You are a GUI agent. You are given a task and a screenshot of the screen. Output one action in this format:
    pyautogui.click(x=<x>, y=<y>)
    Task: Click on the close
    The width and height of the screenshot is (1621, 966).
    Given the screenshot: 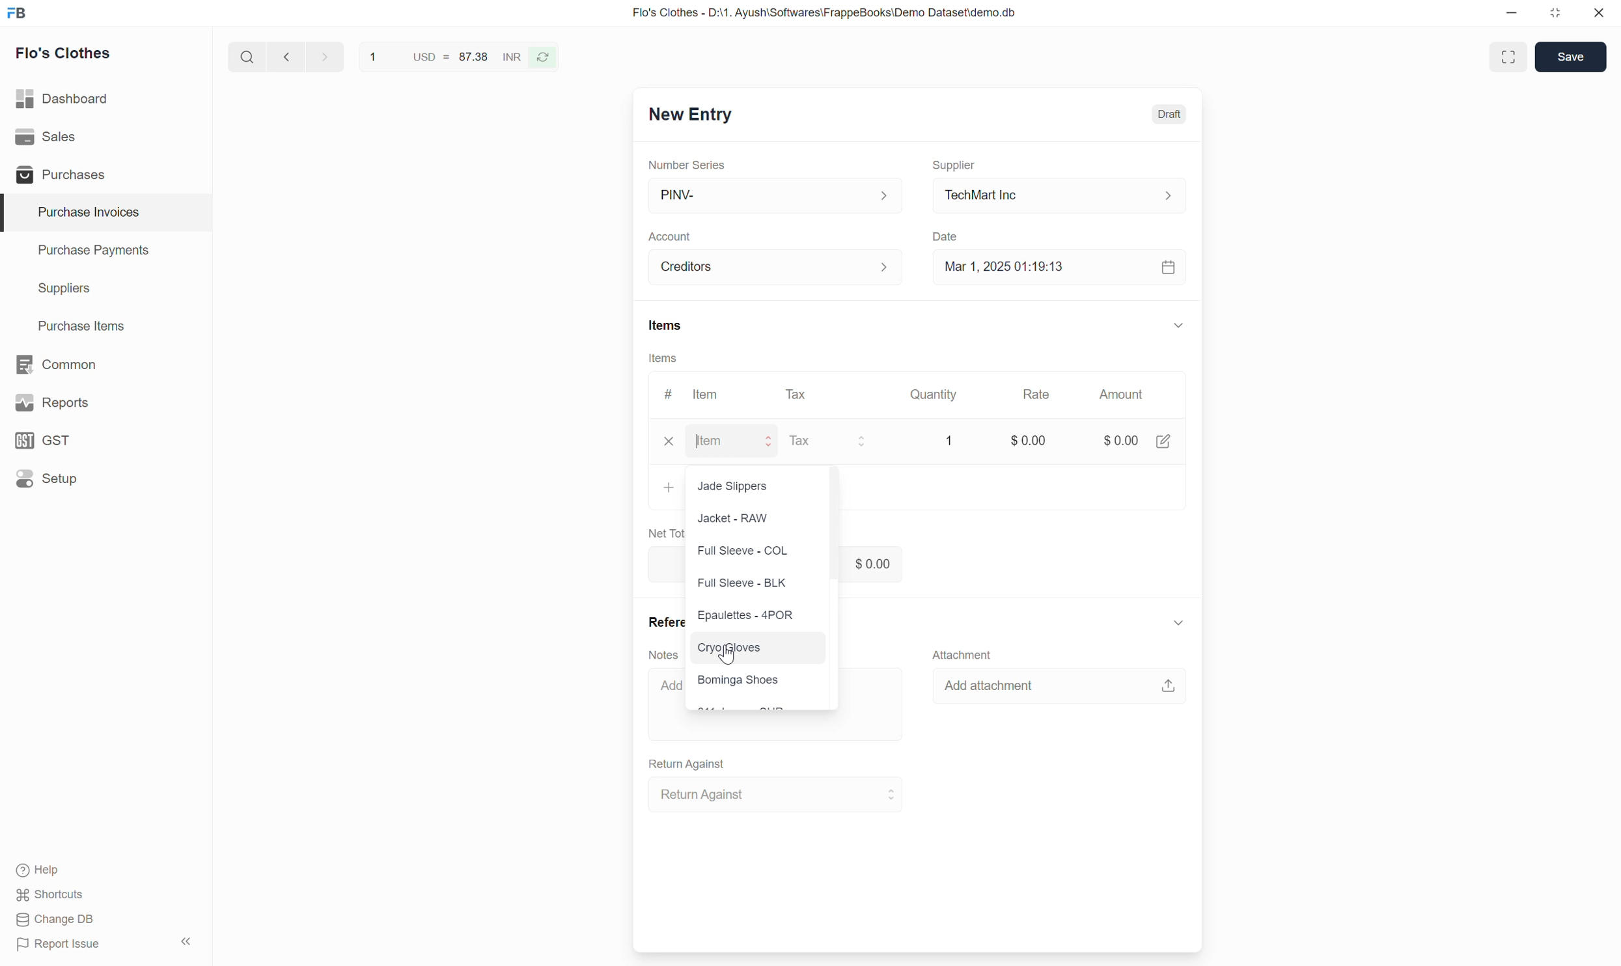 What is the action you would take?
    pyautogui.click(x=1599, y=15)
    